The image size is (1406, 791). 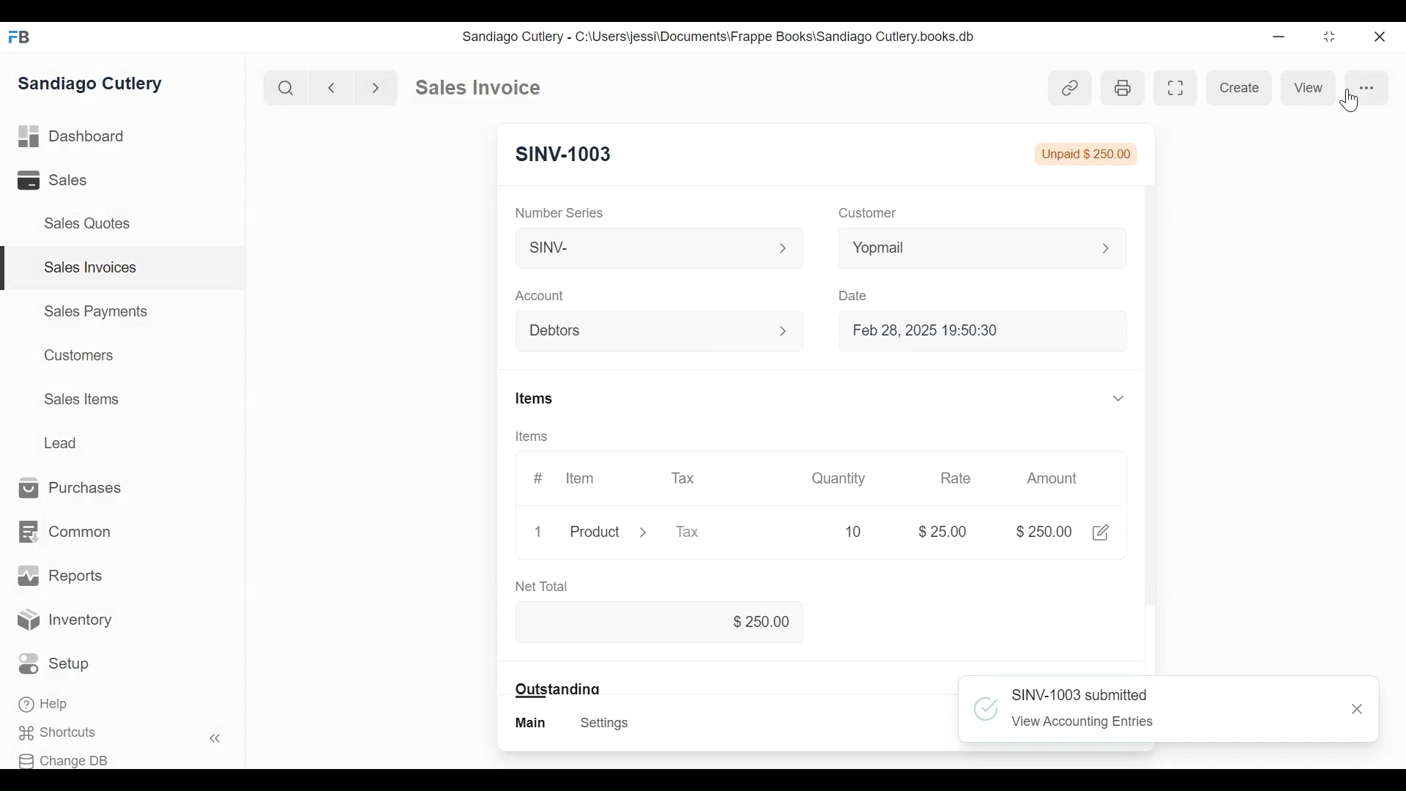 I want to click on Sales, so click(x=55, y=179).